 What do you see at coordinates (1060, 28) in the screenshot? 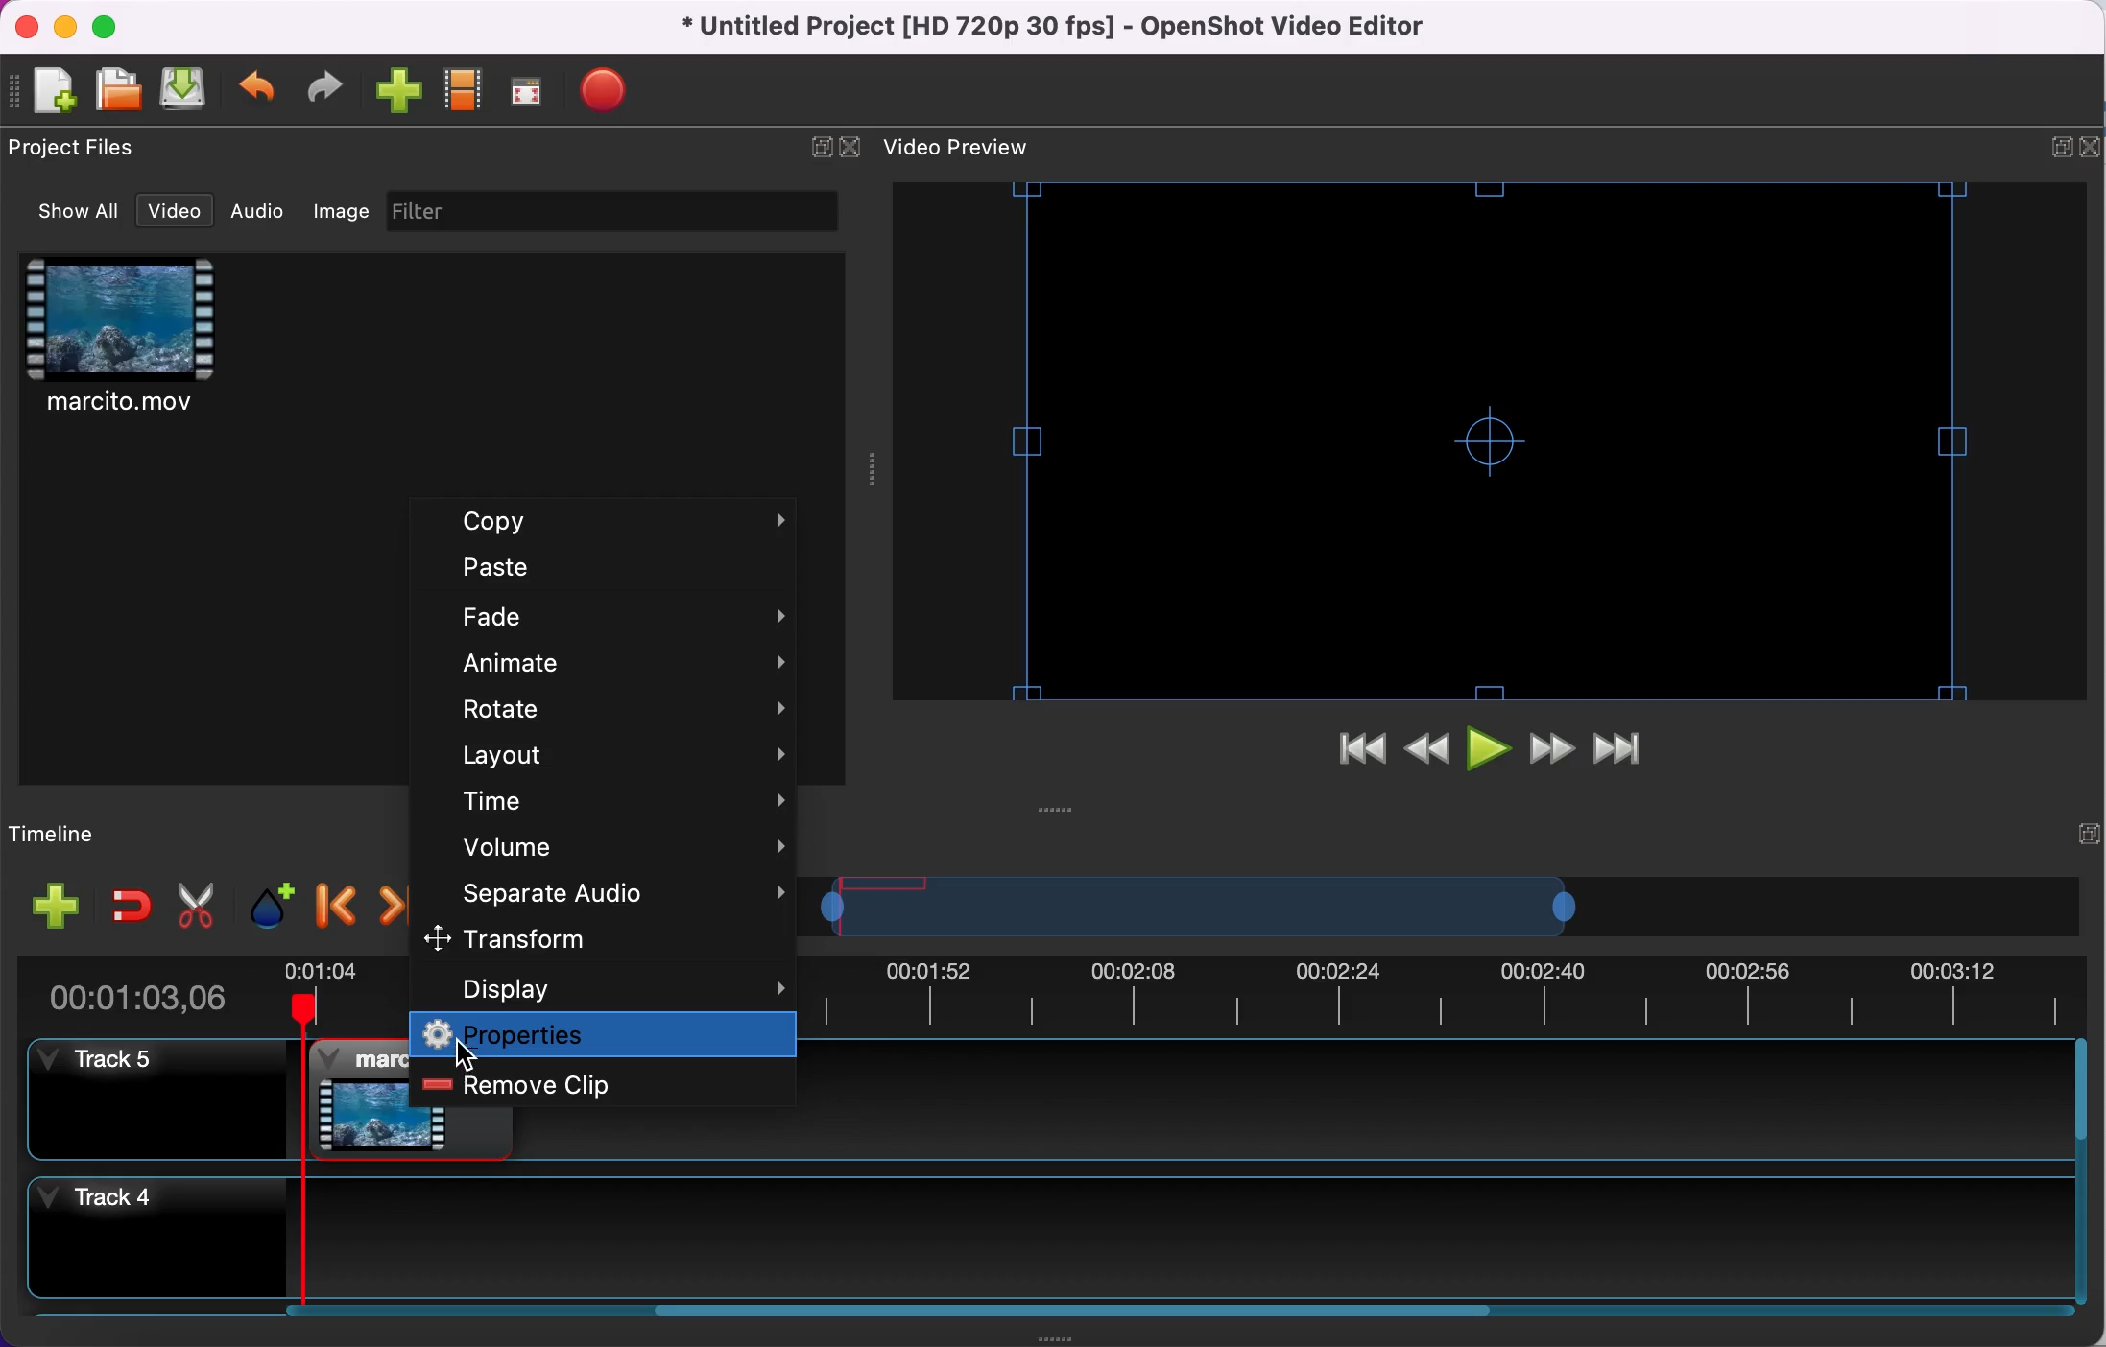
I see `title` at bounding box center [1060, 28].